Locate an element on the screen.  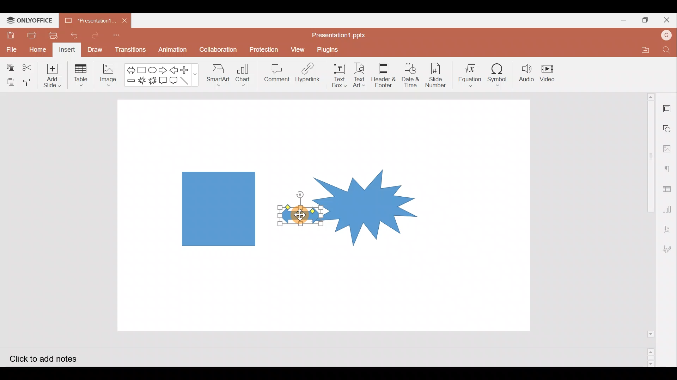
Slide number is located at coordinates (436, 74).